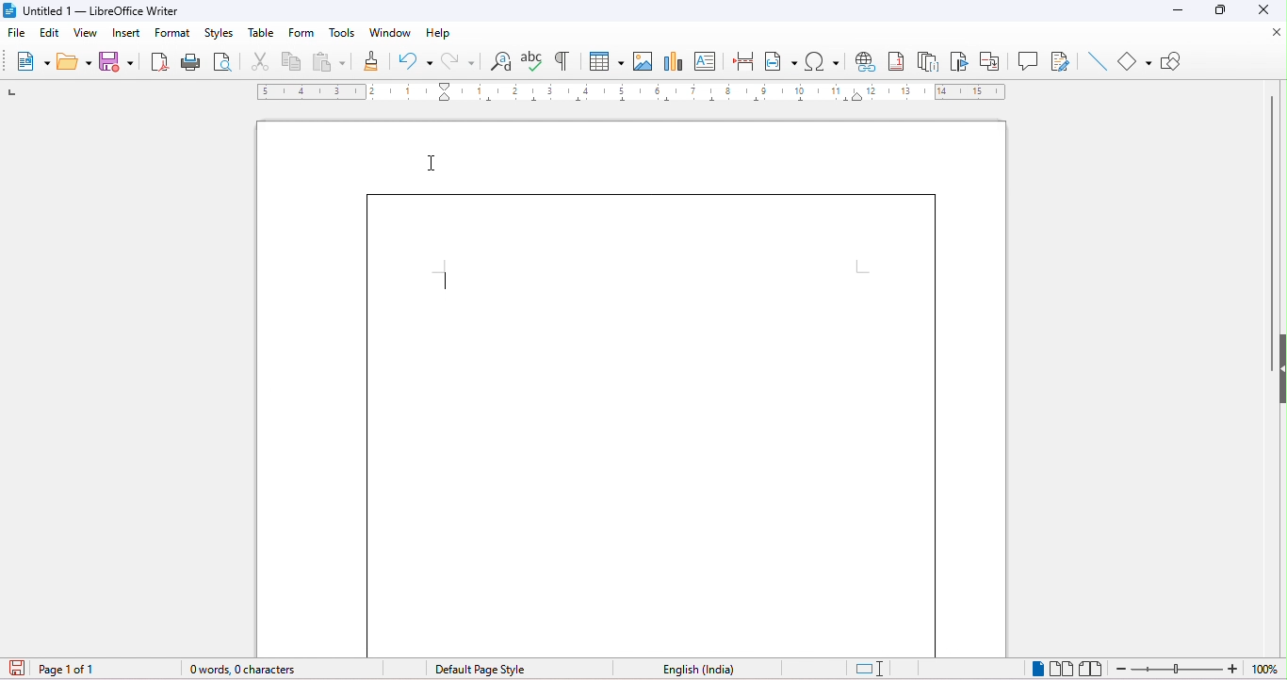 This screenshot has width=1287, height=680. Describe the element at coordinates (82, 32) in the screenshot. I see `` at that location.